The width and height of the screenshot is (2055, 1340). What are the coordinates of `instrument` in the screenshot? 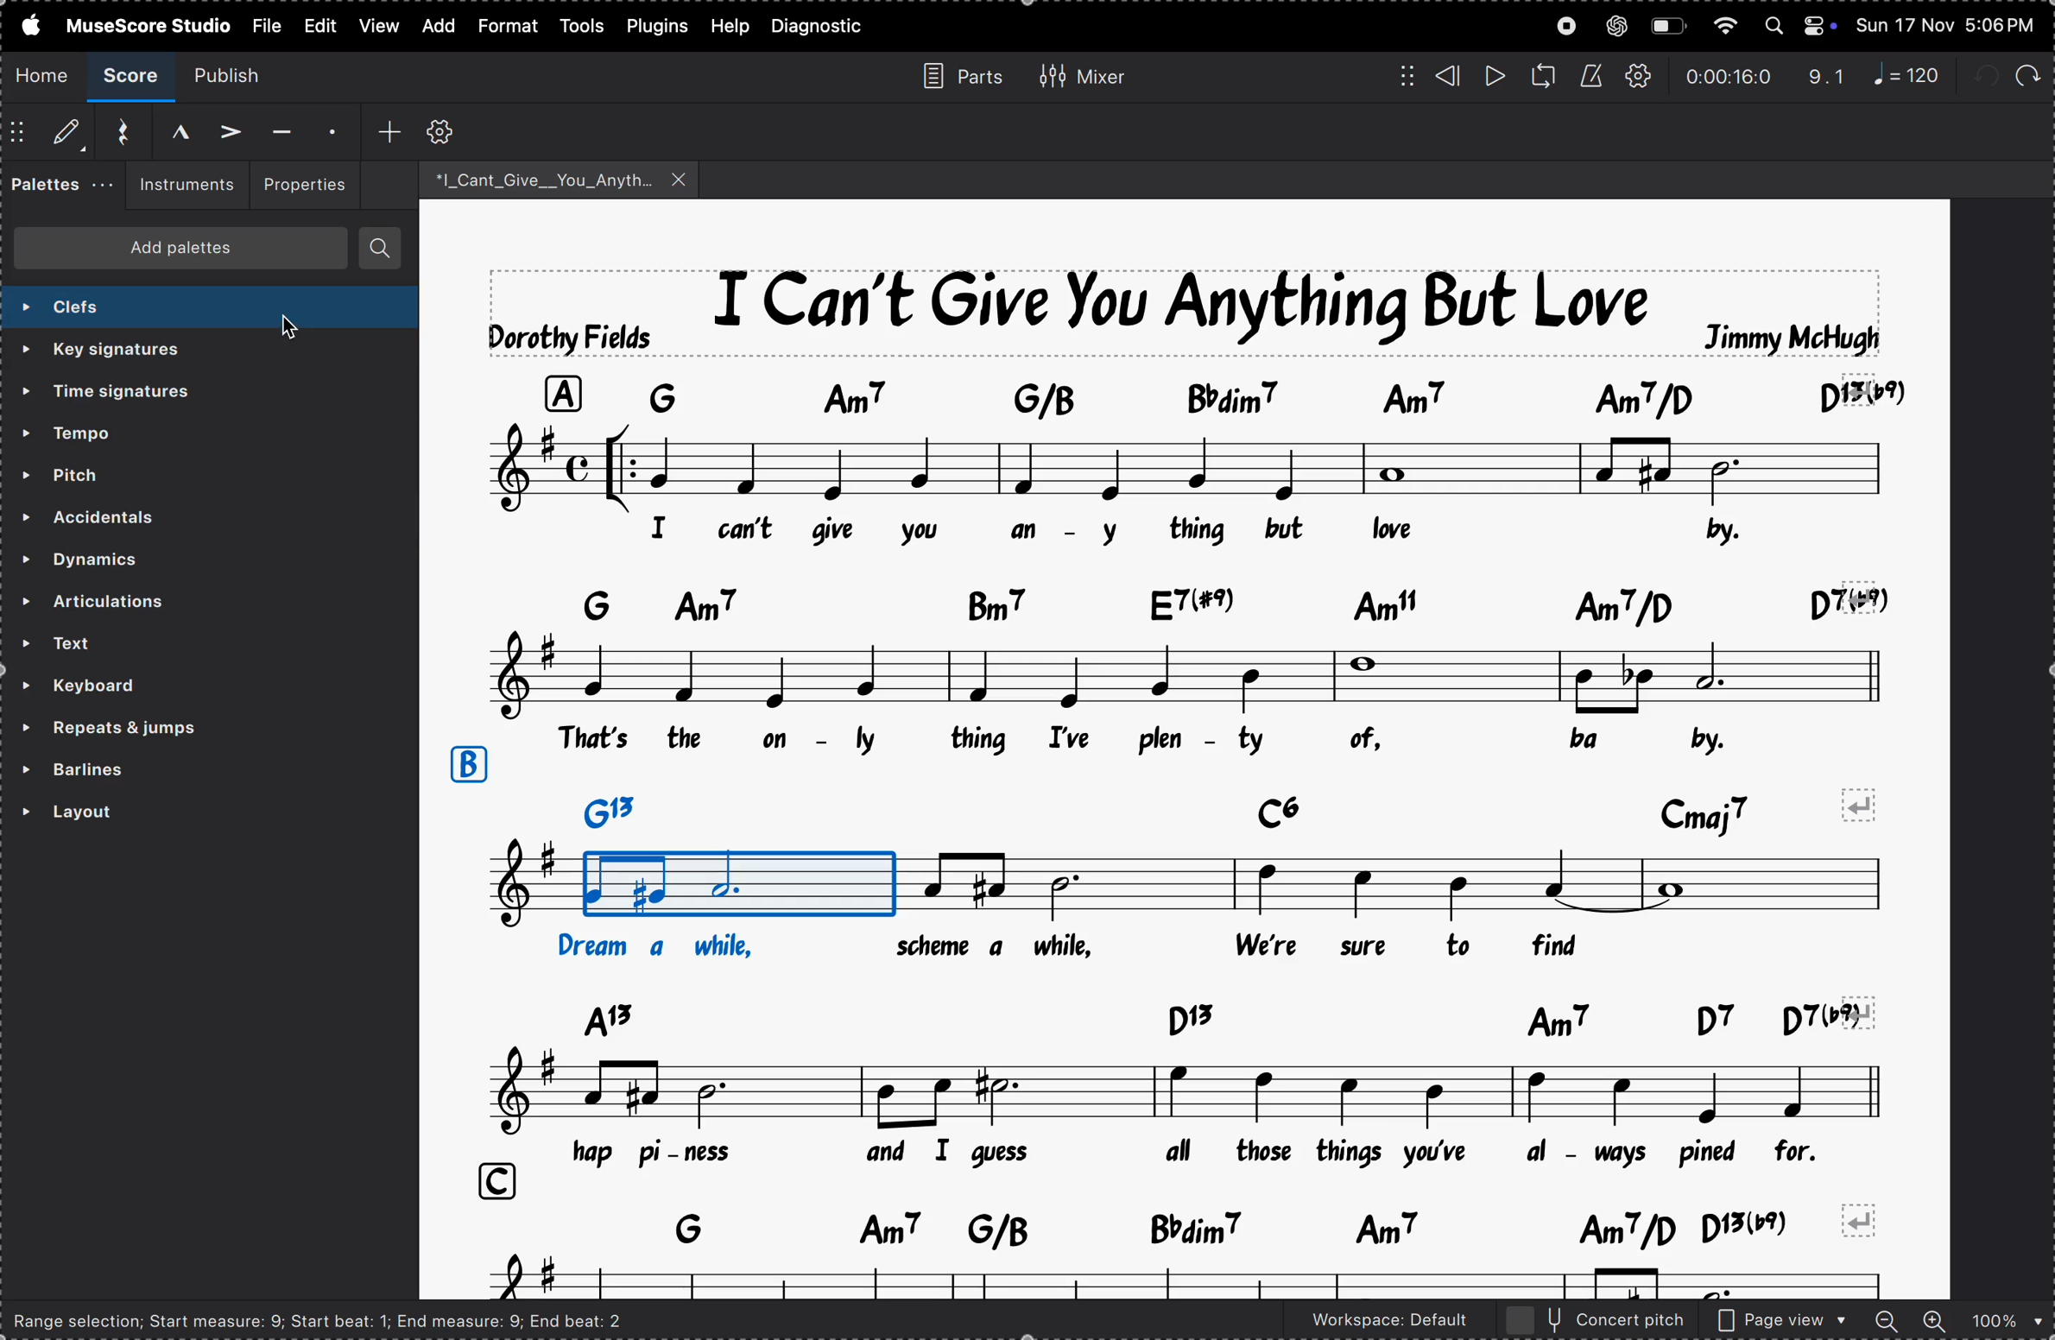 It's located at (180, 186).